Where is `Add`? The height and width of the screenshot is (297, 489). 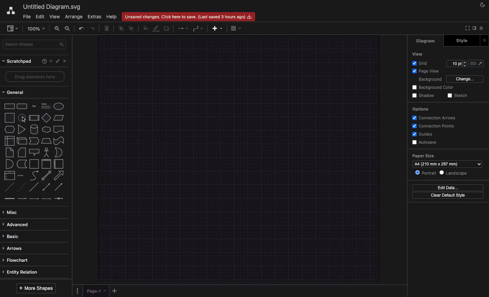 Add is located at coordinates (218, 28).